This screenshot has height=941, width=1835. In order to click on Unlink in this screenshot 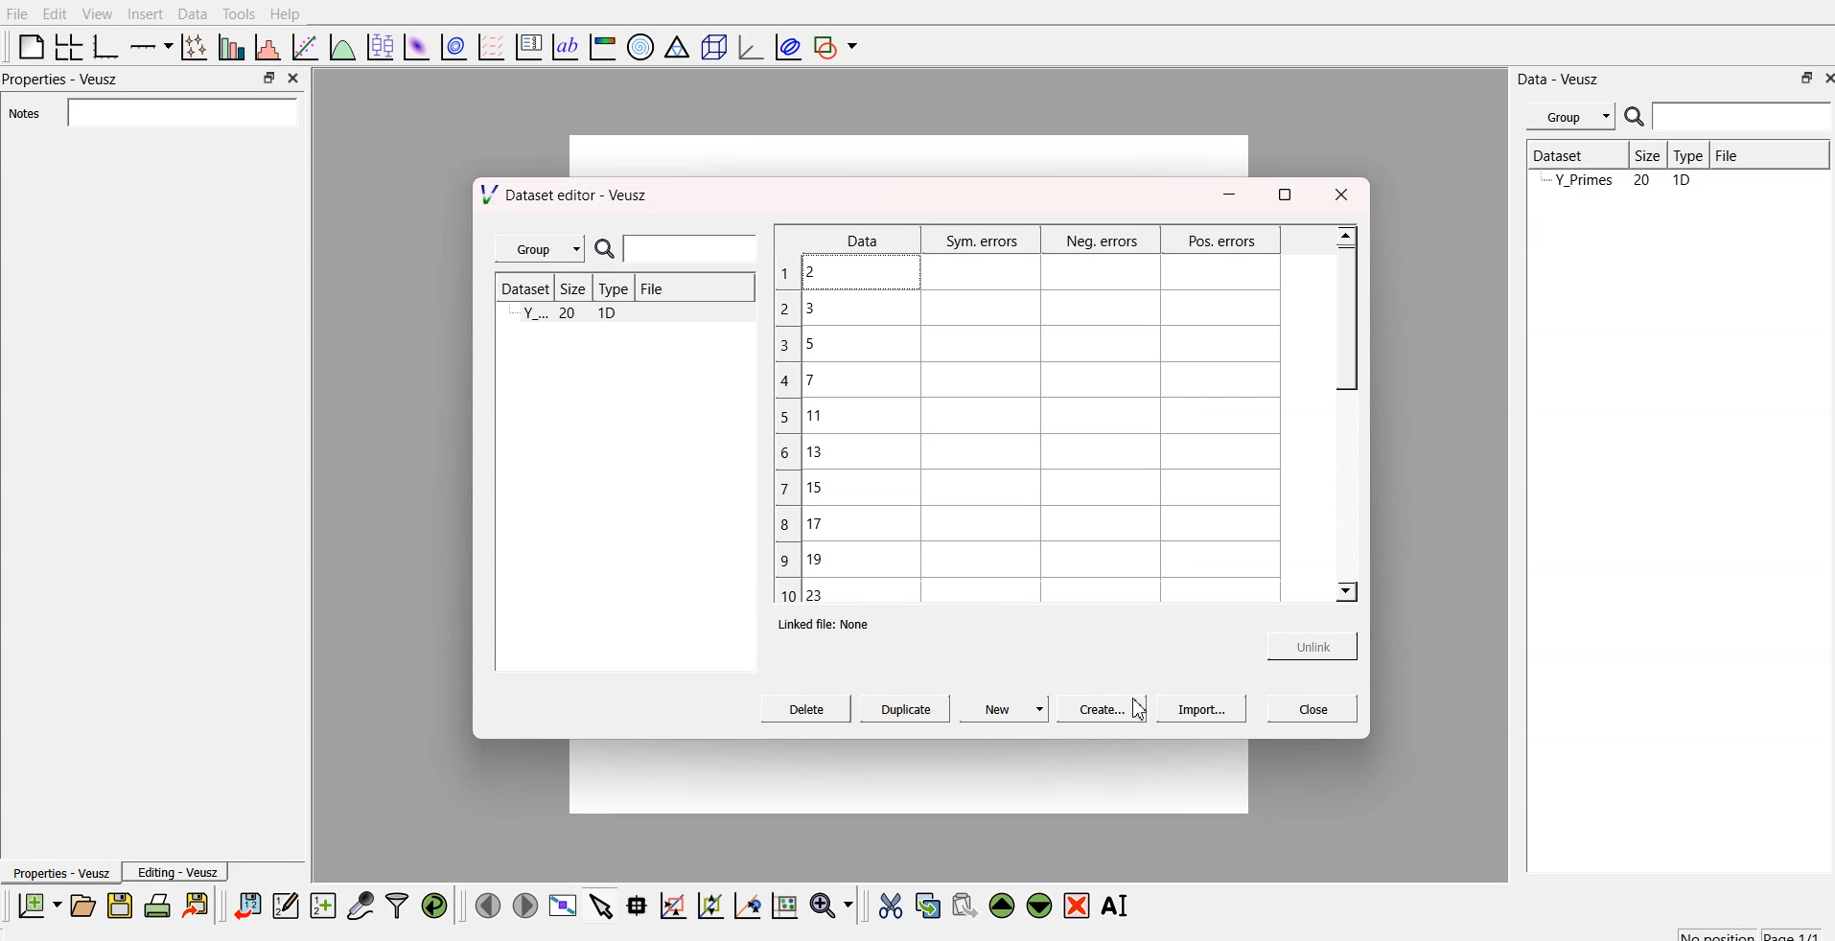, I will do `click(1304, 646)`.